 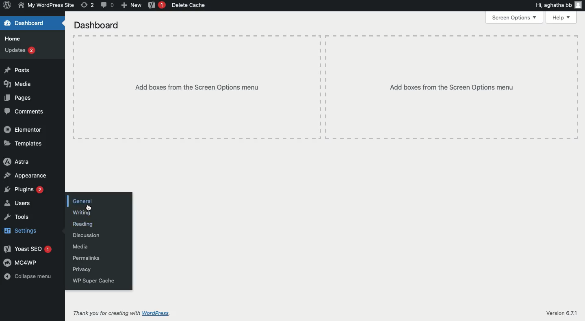 I want to click on Wordpress, so click(x=163, y=311).